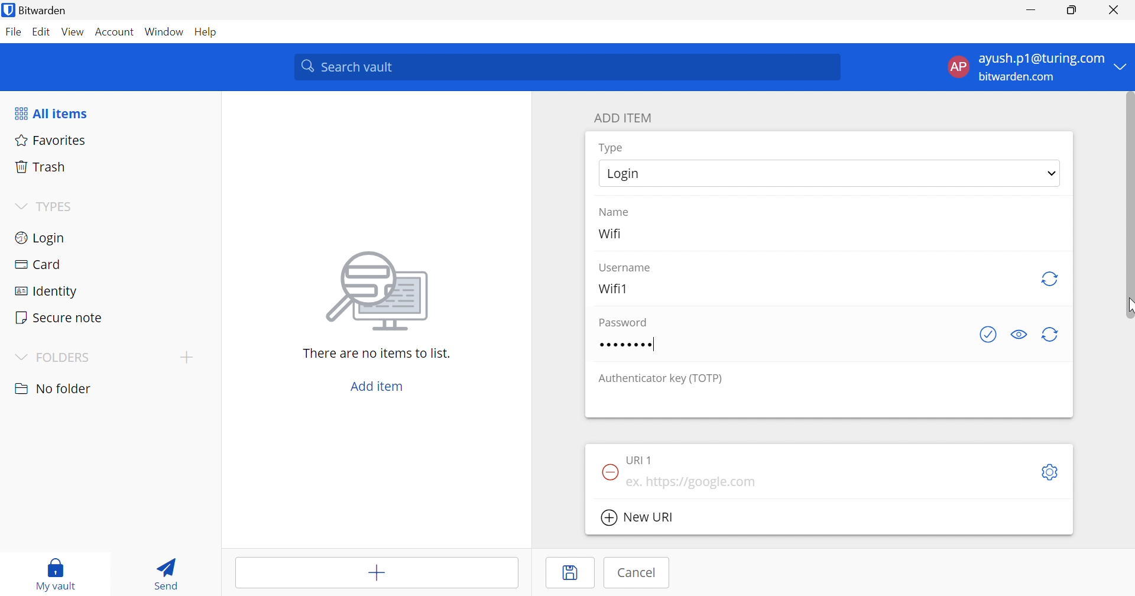  Describe the element at coordinates (957, 69) in the screenshot. I see `AP` at that location.